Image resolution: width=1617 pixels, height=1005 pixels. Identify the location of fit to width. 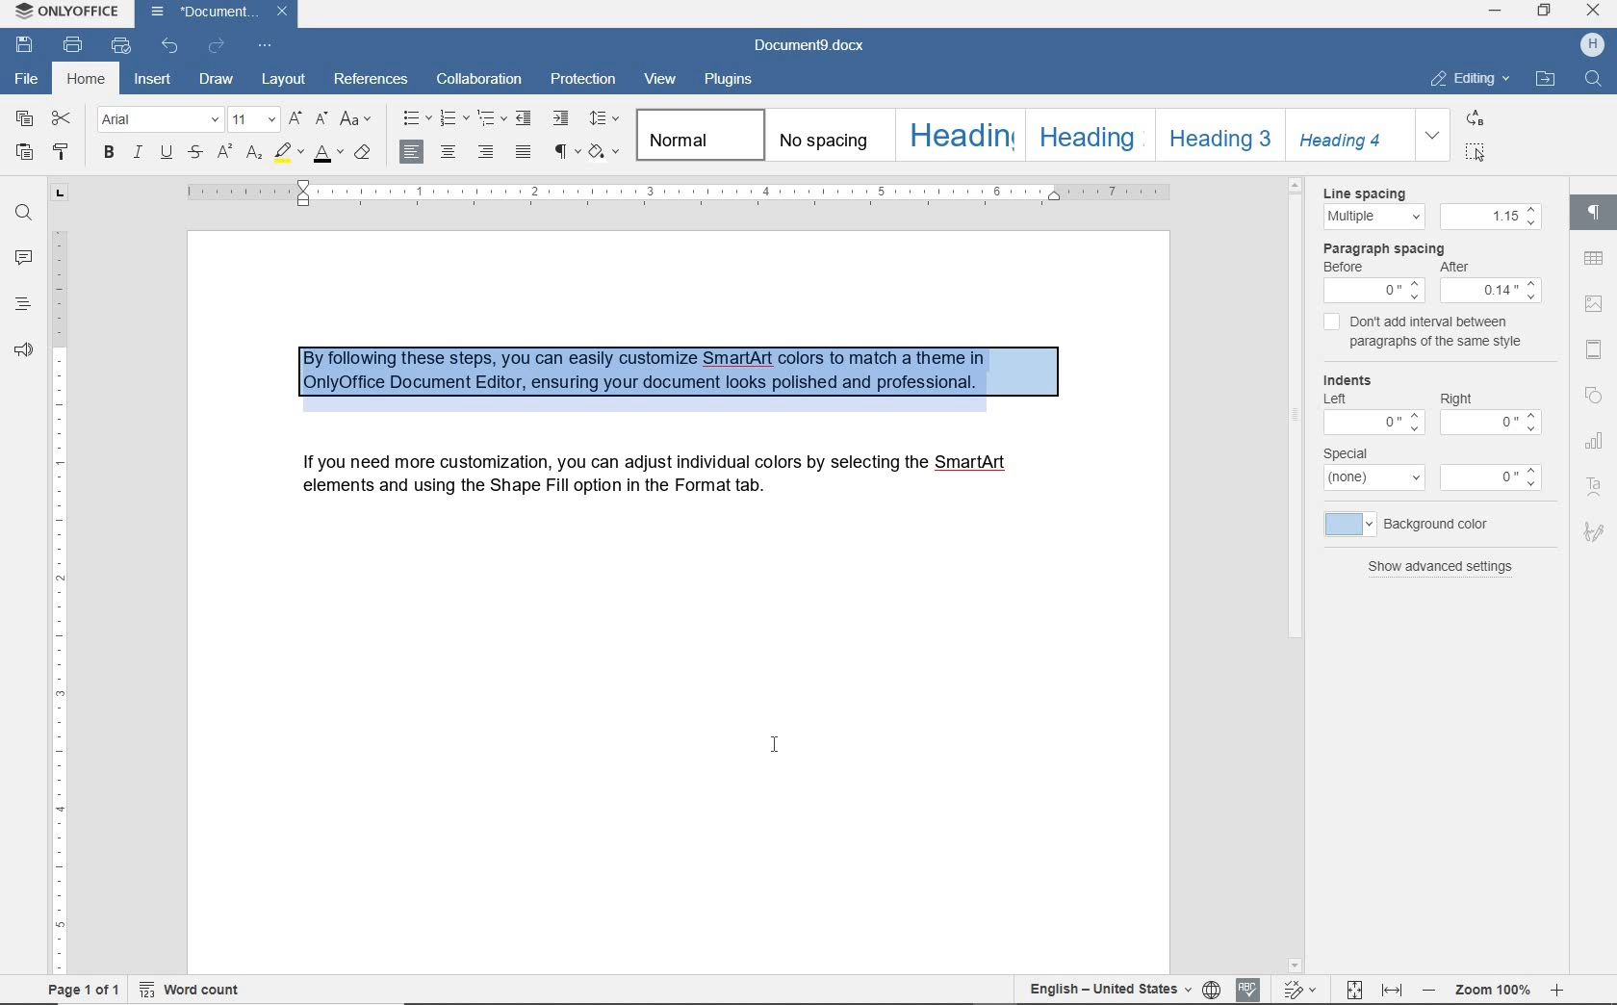
(1393, 991).